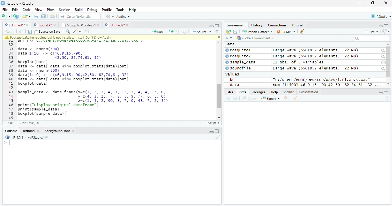 This screenshot has width=392, height=206. What do you see at coordinates (64, 9) in the screenshot?
I see `Session` at bounding box center [64, 9].